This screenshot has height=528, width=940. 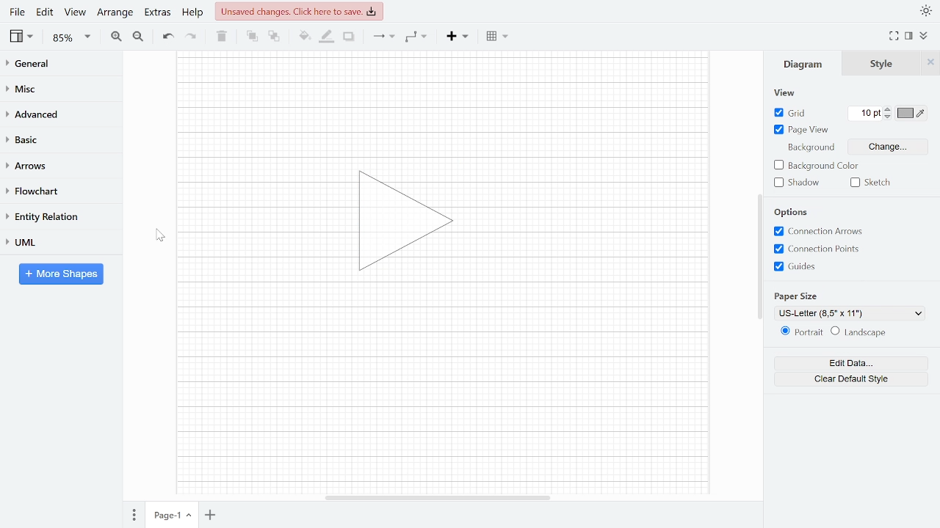 What do you see at coordinates (194, 12) in the screenshot?
I see `help` at bounding box center [194, 12].